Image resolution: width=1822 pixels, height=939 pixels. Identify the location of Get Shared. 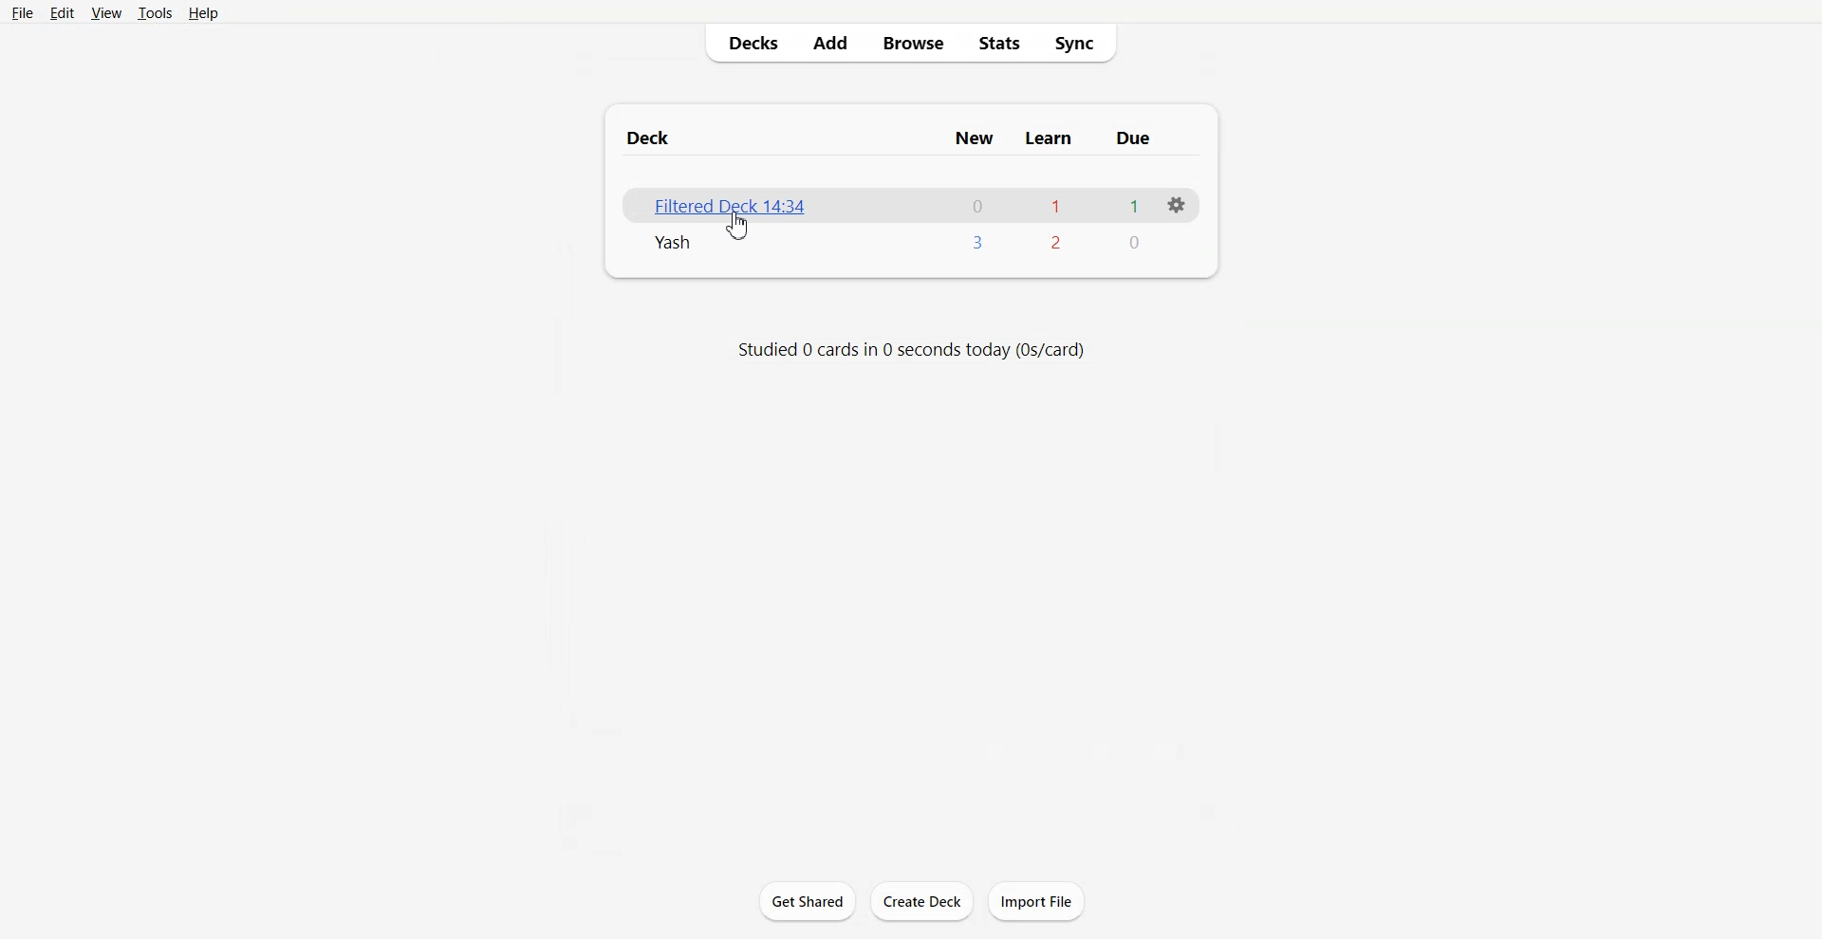
(808, 900).